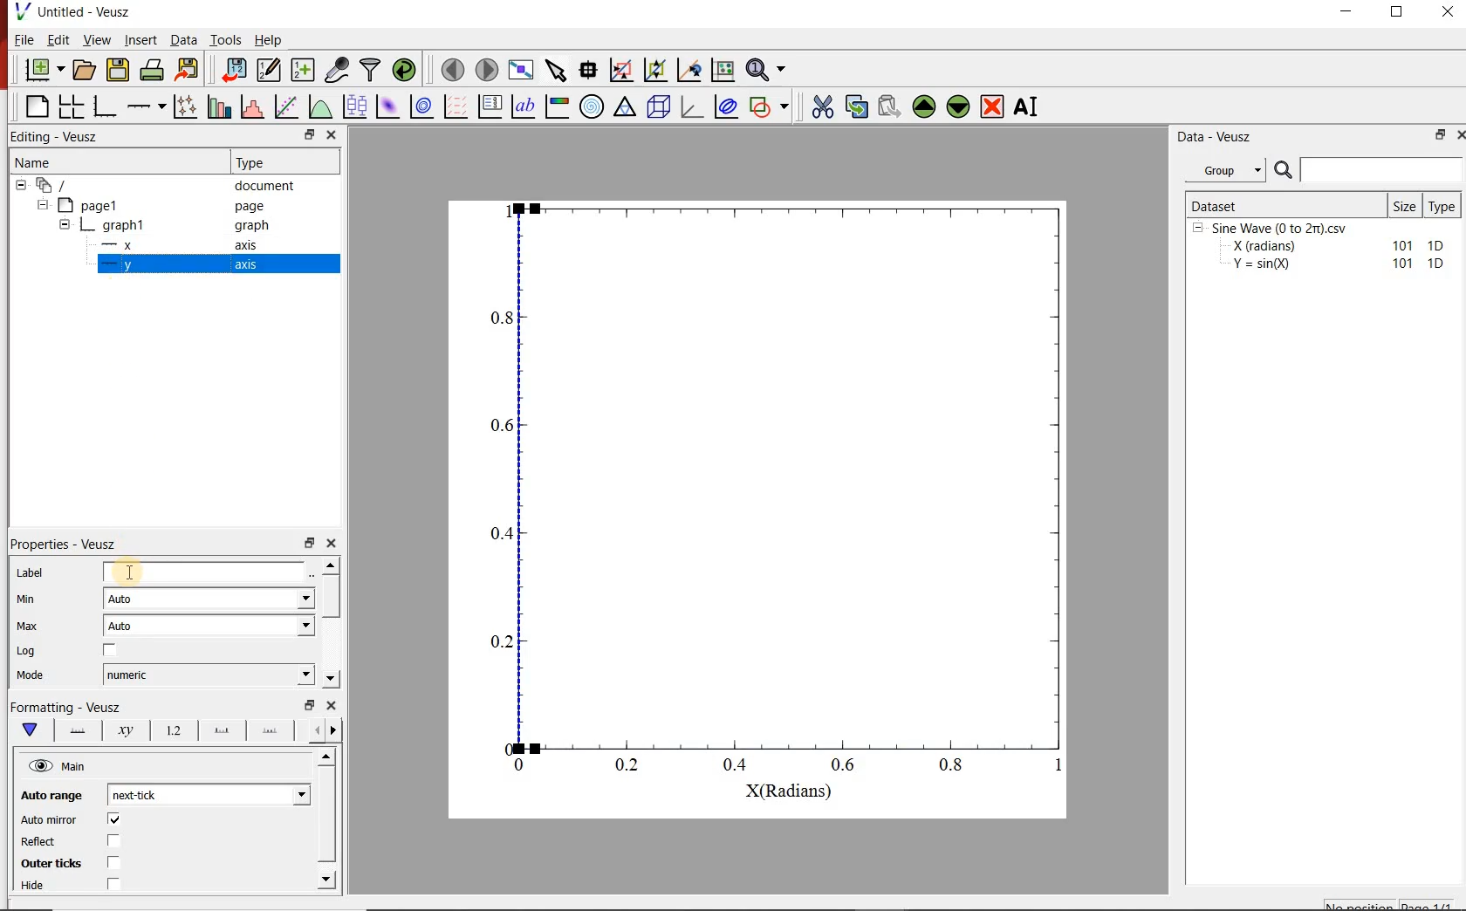  I want to click on Untitled - Veusz, so click(86, 11).